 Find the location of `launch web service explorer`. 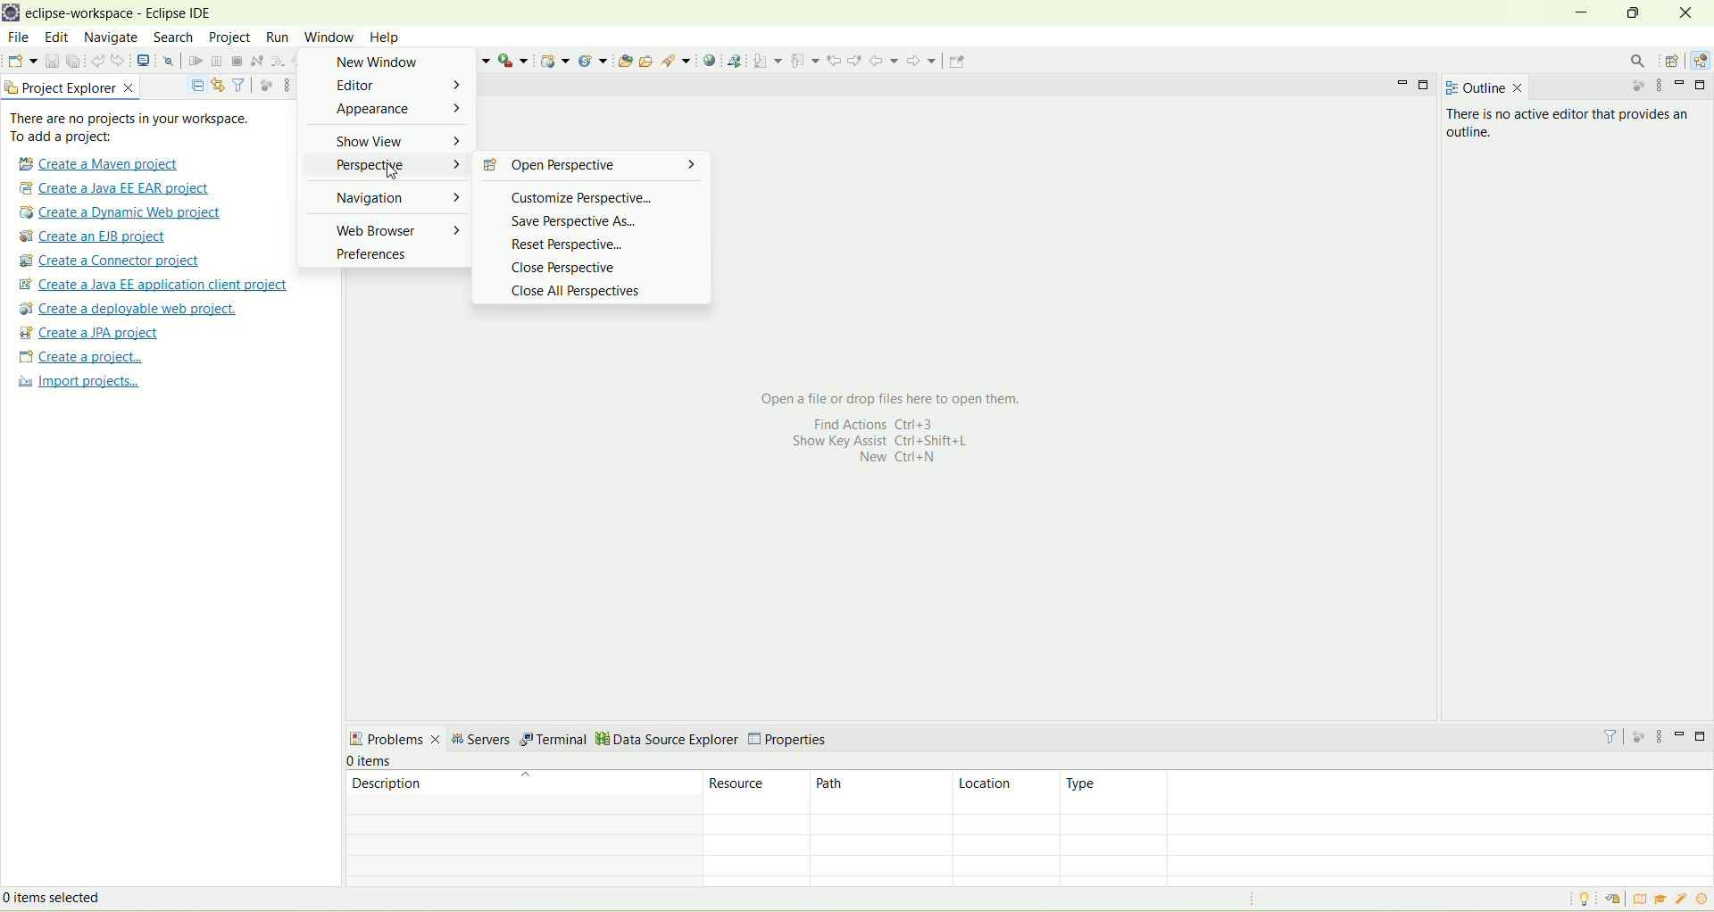

launch web service explorer is located at coordinates (734, 61).